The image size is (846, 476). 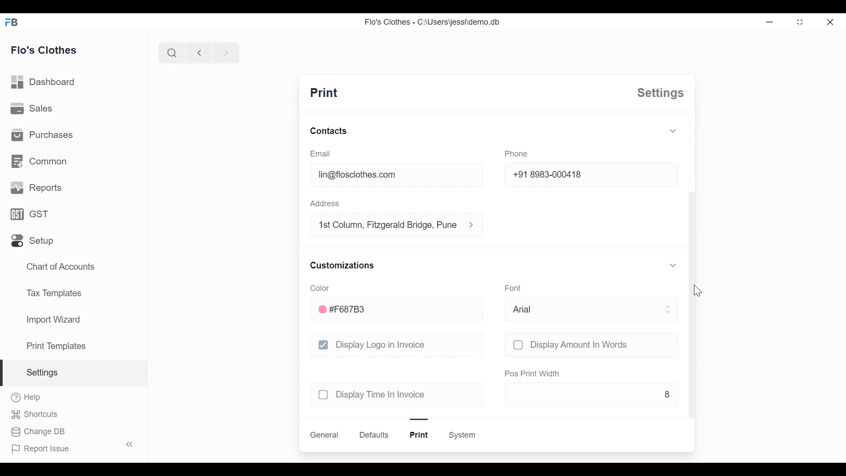 I want to click on report issue, so click(x=41, y=449).